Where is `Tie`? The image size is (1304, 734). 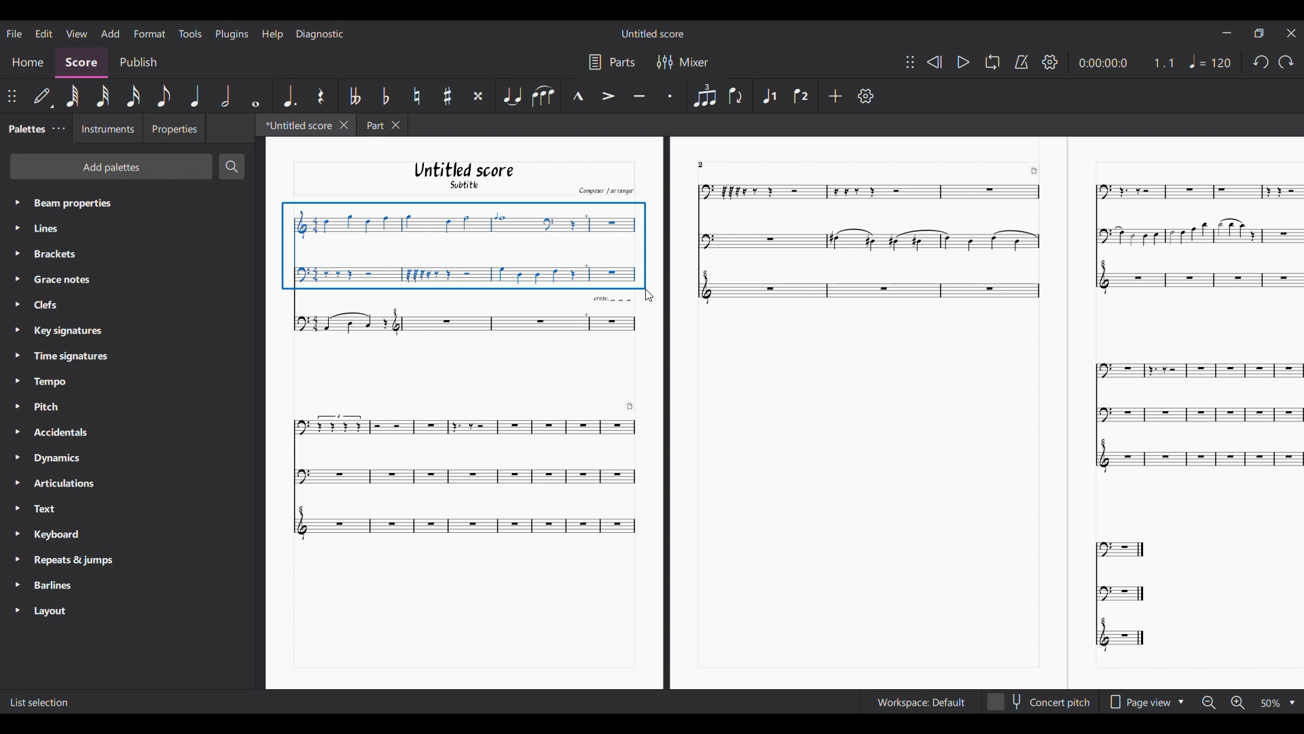 Tie is located at coordinates (511, 96).